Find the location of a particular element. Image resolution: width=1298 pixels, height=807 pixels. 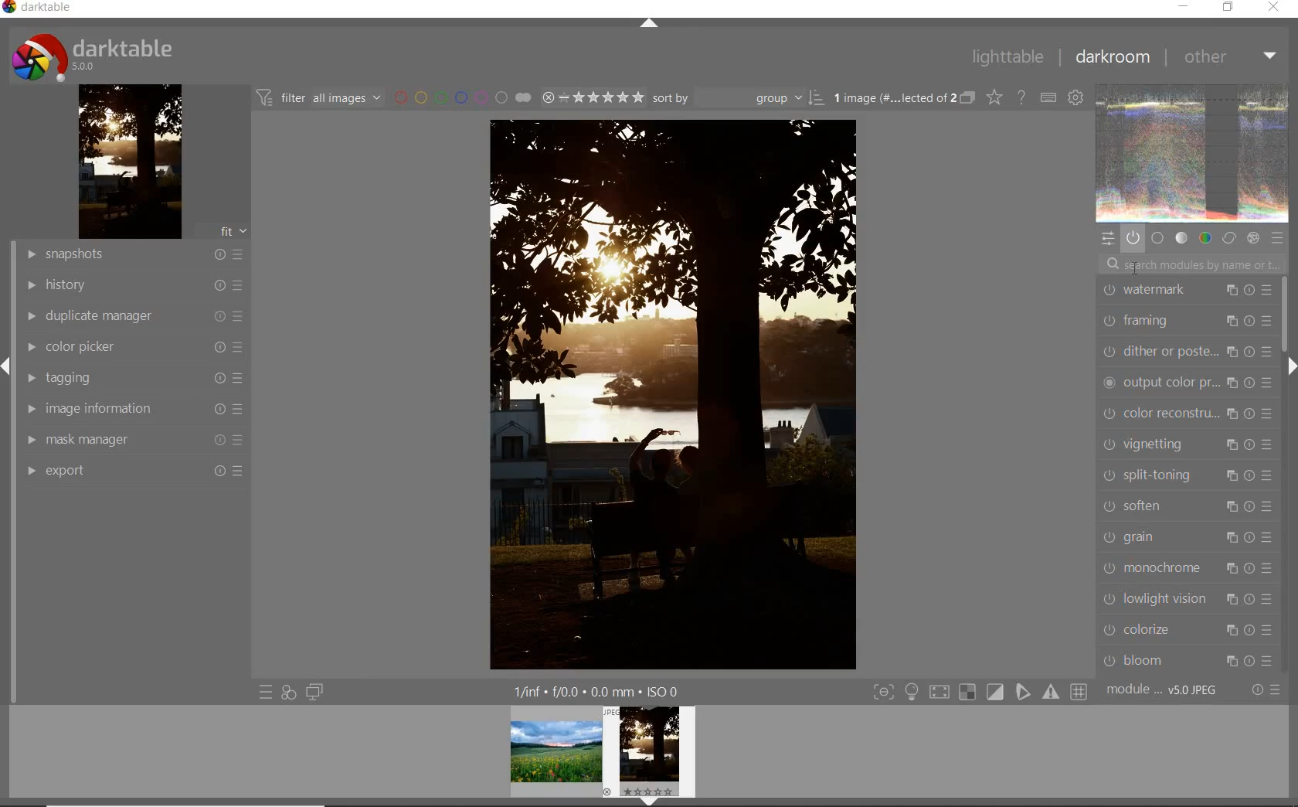

reset or presets & preferences is located at coordinates (1266, 690).